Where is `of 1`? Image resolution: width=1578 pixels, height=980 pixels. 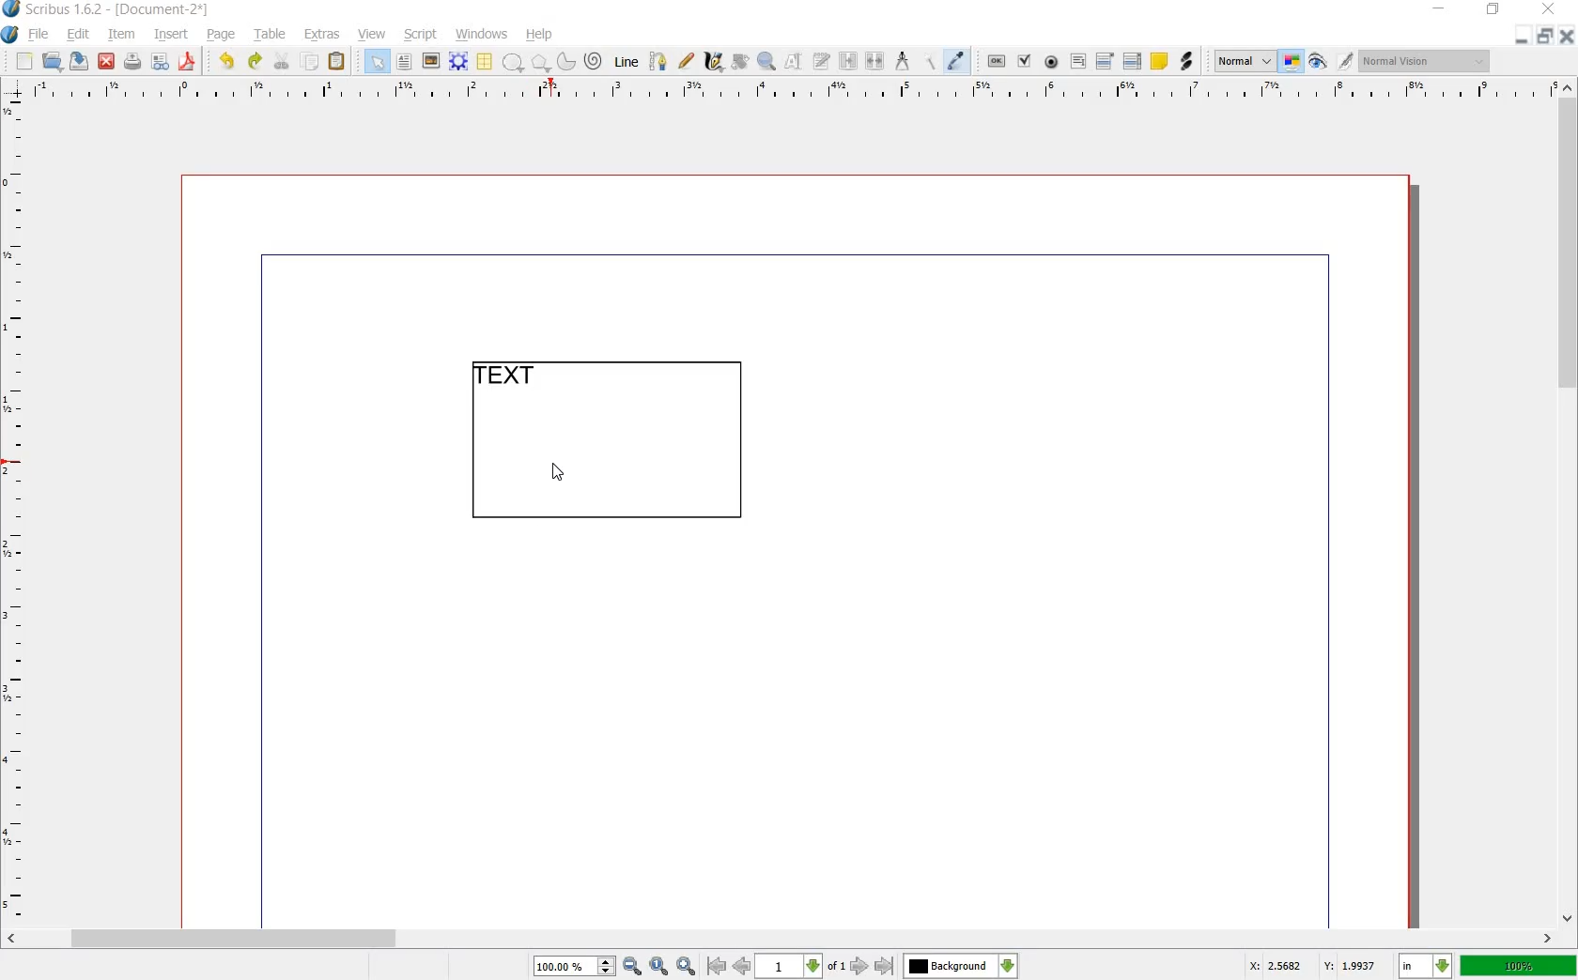
of 1 is located at coordinates (835, 968).